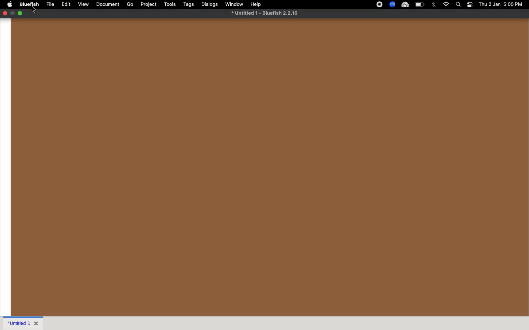  What do you see at coordinates (21, 14) in the screenshot?
I see `maximize` at bounding box center [21, 14].